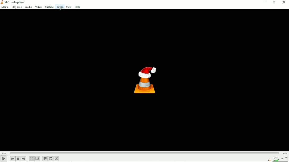  I want to click on Stop playlist, so click(18, 159).